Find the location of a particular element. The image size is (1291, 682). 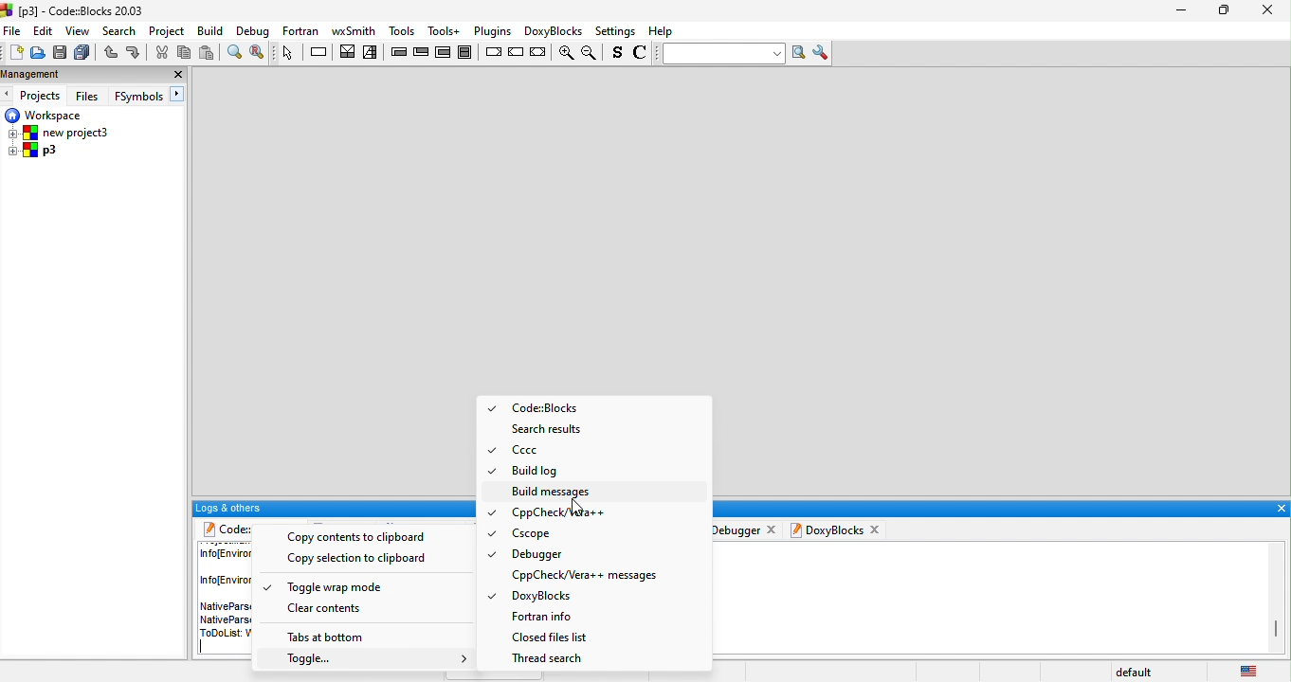

wxsmith is located at coordinates (353, 30).